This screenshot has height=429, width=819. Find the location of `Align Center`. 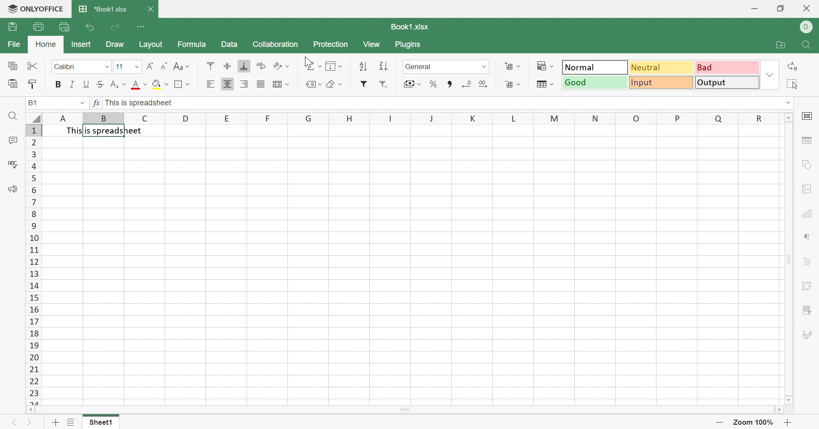

Align Center is located at coordinates (227, 84).